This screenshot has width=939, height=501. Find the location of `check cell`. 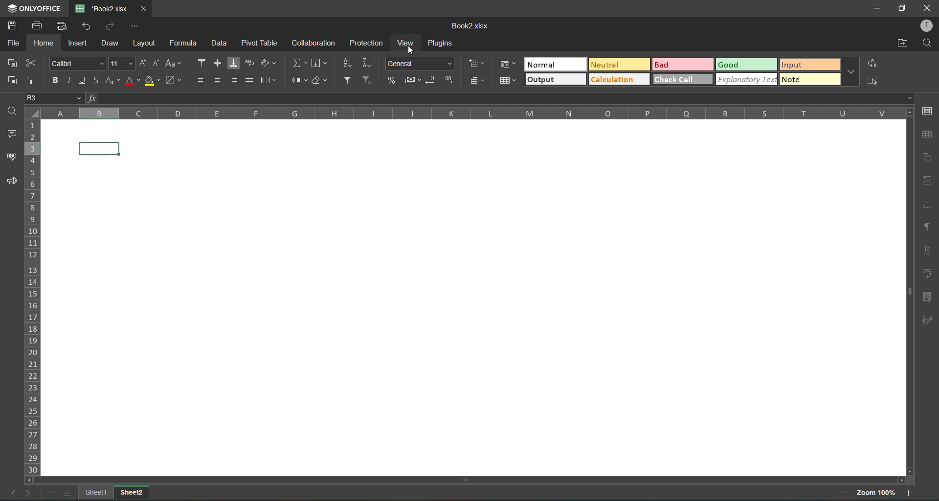

check cell is located at coordinates (683, 80).